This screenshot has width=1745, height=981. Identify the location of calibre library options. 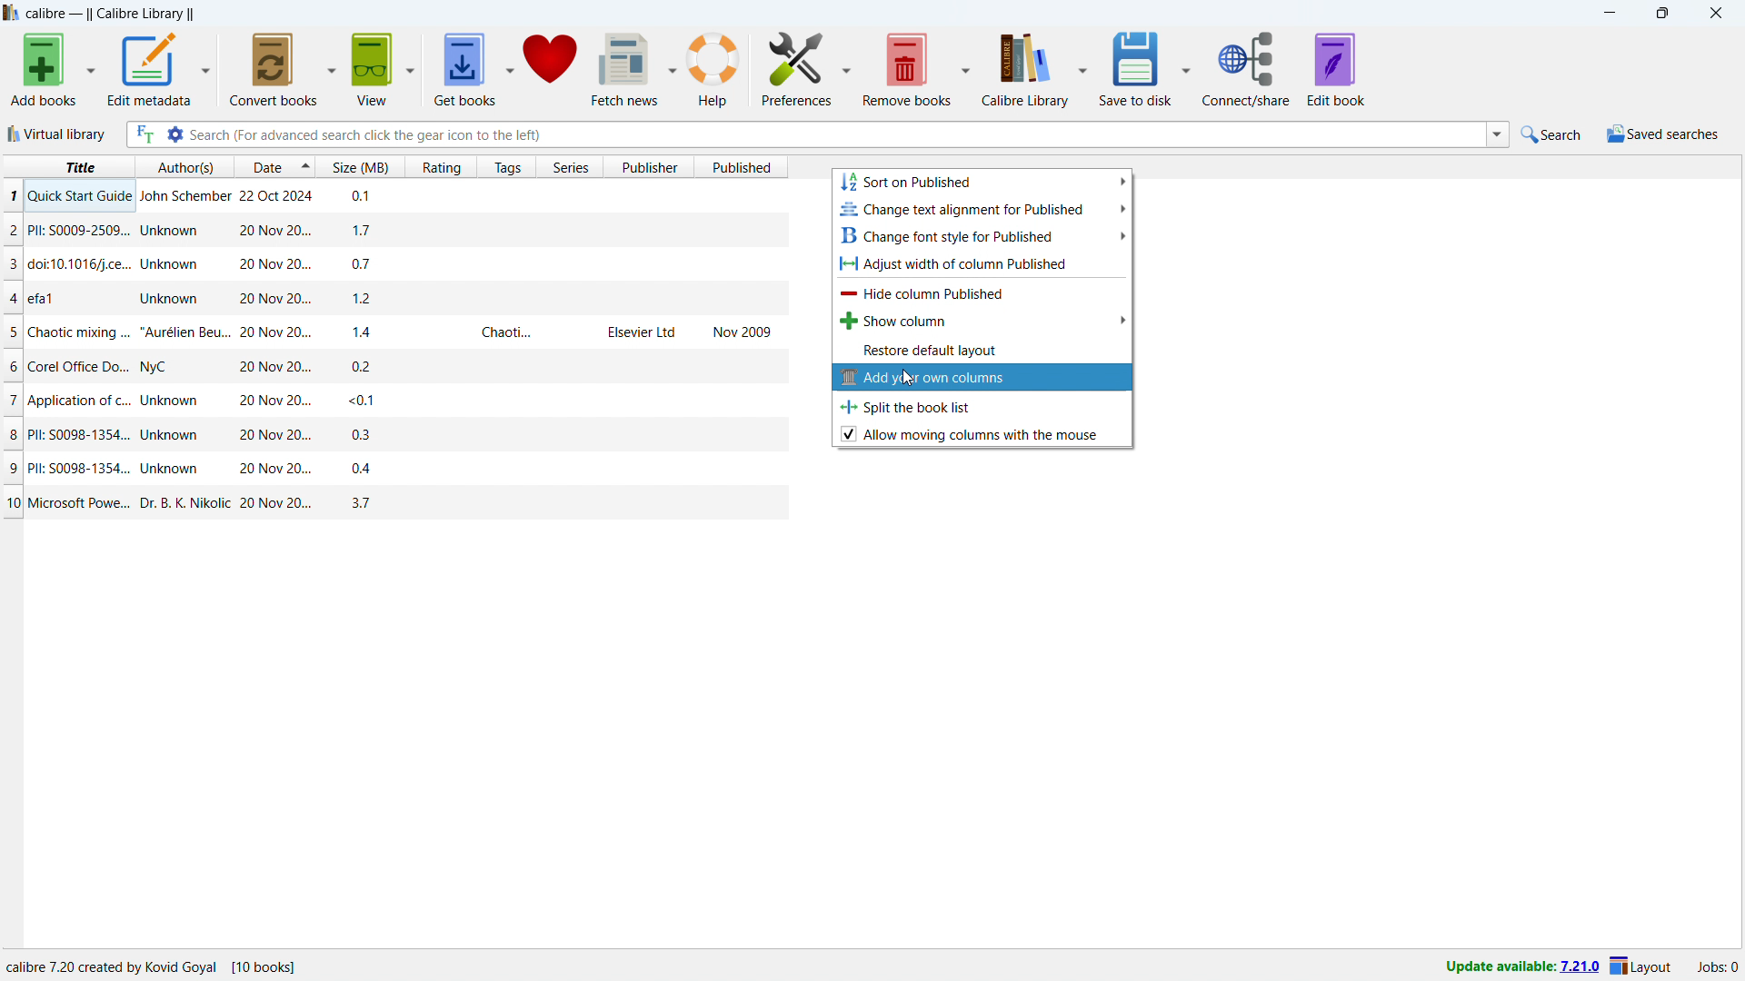
(1082, 66).